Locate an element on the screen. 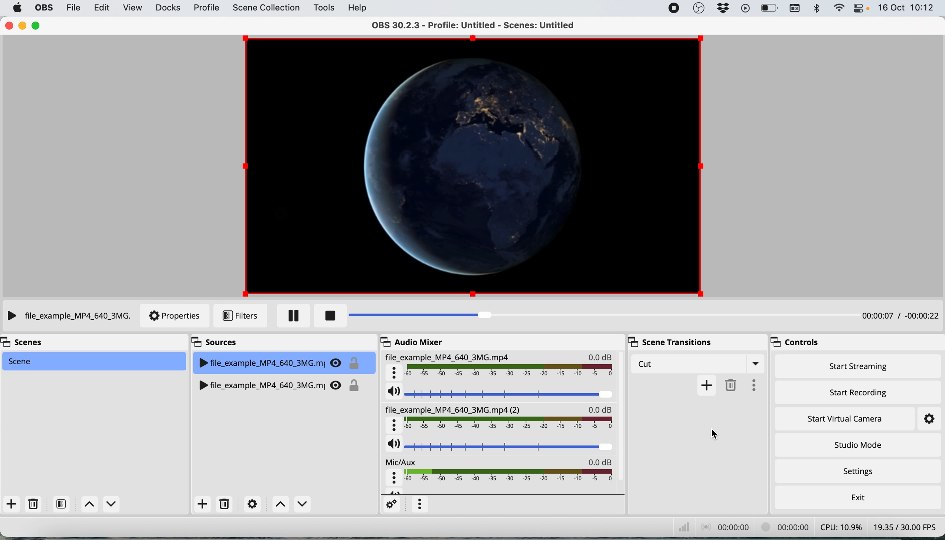 The height and width of the screenshot is (540, 945). studio mode is located at coordinates (859, 445).